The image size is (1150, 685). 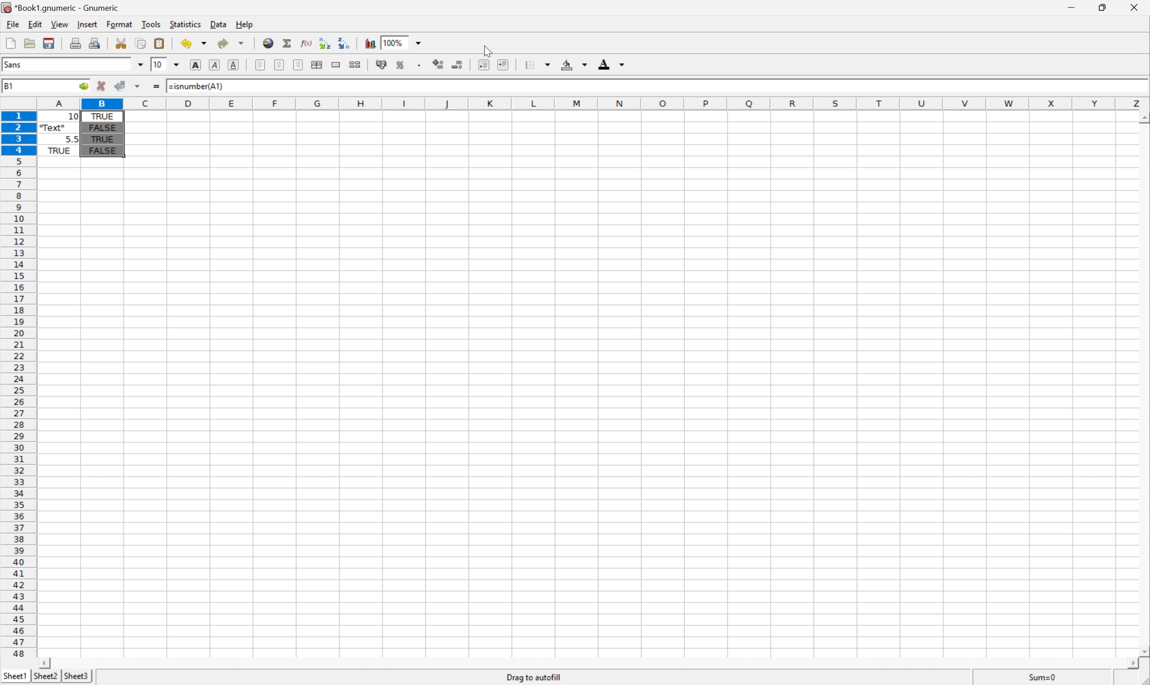 I want to click on Decrease indent, and align the contents to the left, so click(x=482, y=65).